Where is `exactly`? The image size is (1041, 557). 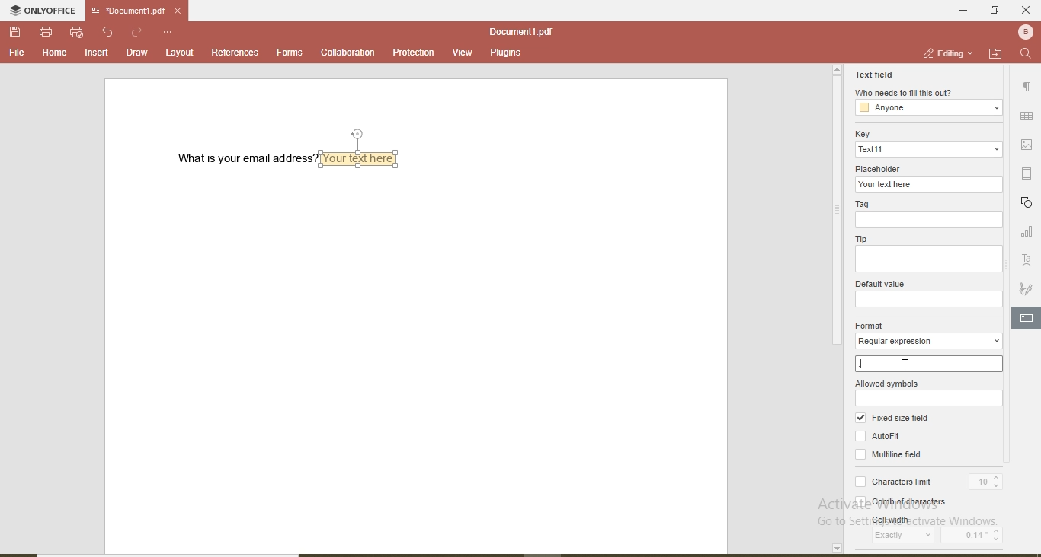 exactly is located at coordinates (905, 537).